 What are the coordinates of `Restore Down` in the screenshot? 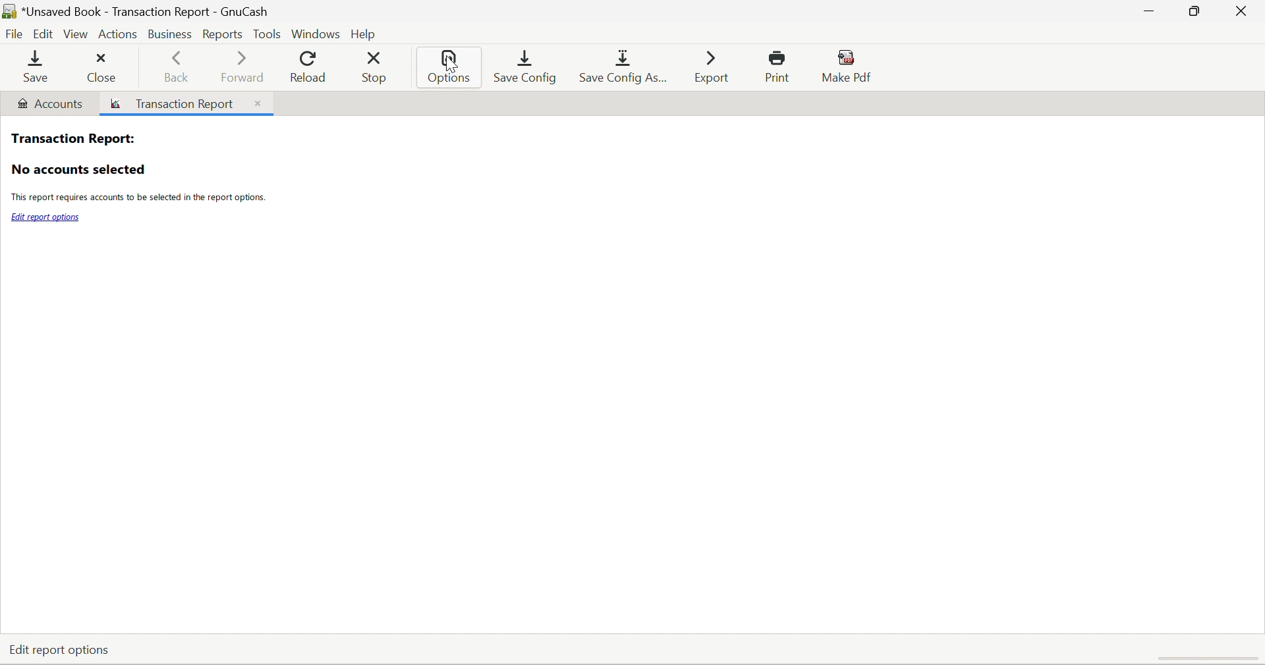 It's located at (1193, 12).